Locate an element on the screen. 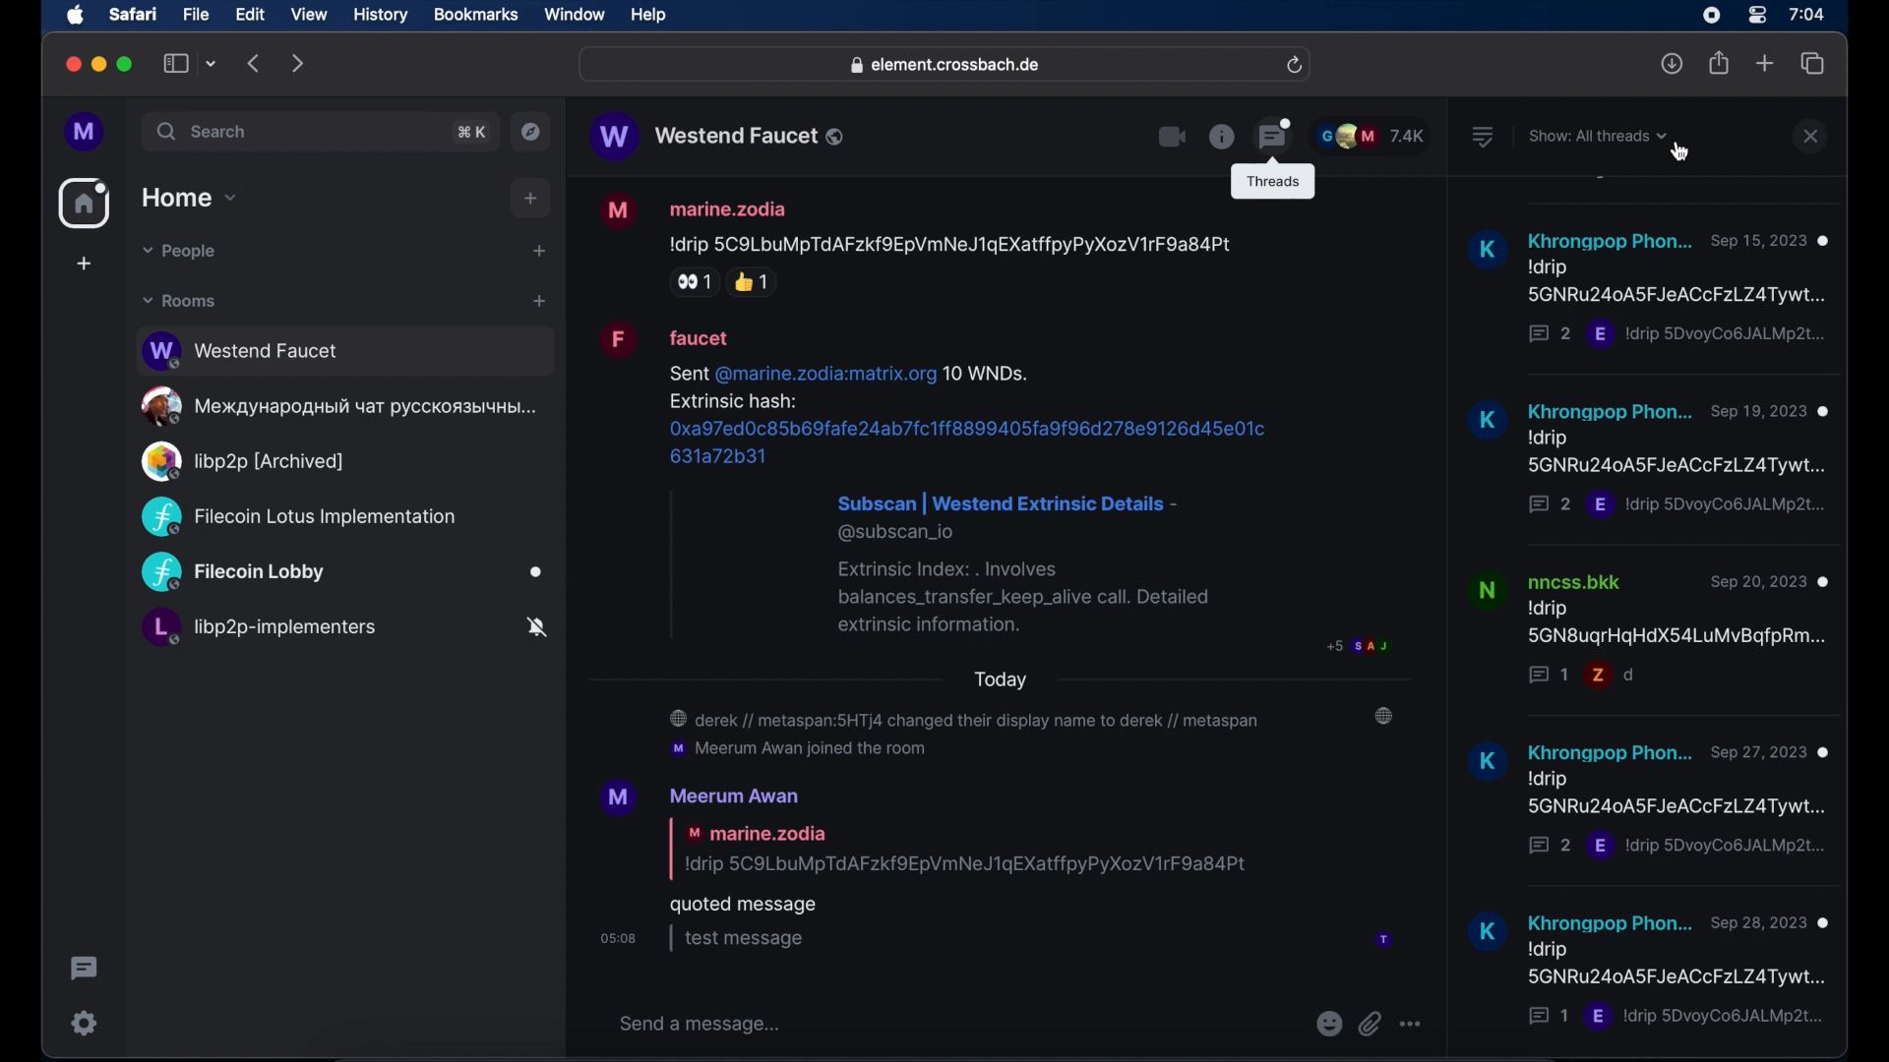 The height and width of the screenshot is (1062, 1889). edit is located at coordinates (251, 15).